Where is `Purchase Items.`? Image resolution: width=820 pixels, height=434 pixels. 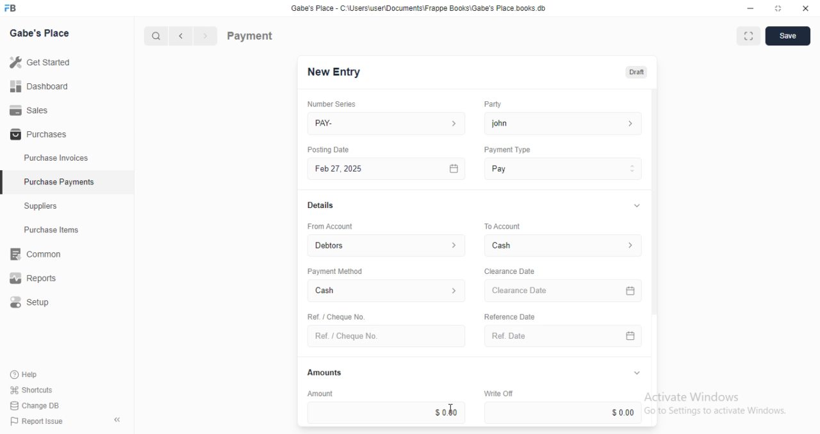 Purchase Items. is located at coordinates (56, 231).